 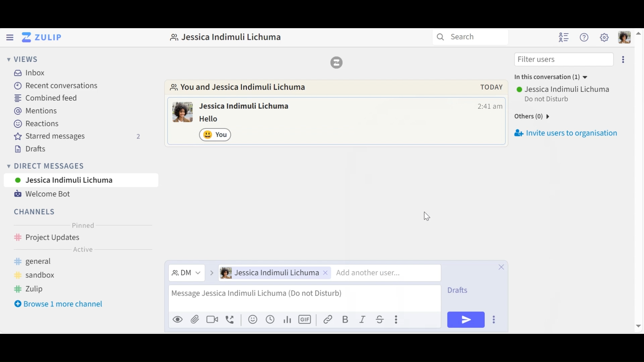 I want to click on Hide user list, so click(x=564, y=38).